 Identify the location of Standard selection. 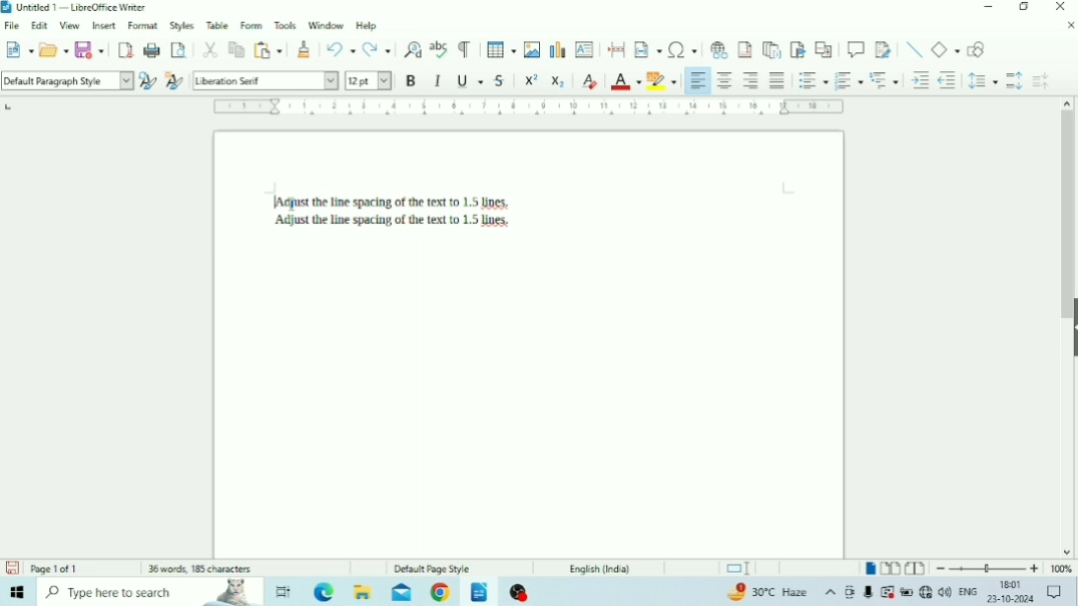
(741, 568).